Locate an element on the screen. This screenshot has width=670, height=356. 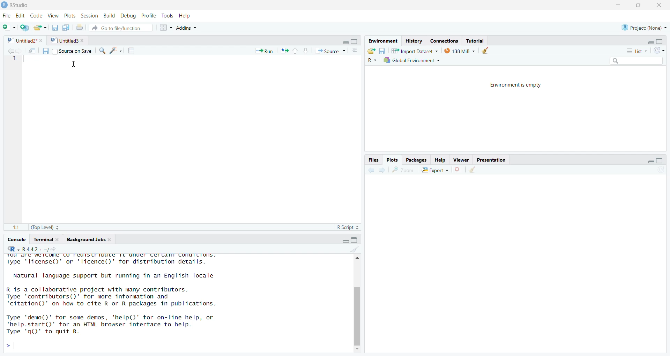
remove all viewers is located at coordinates (458, 170).